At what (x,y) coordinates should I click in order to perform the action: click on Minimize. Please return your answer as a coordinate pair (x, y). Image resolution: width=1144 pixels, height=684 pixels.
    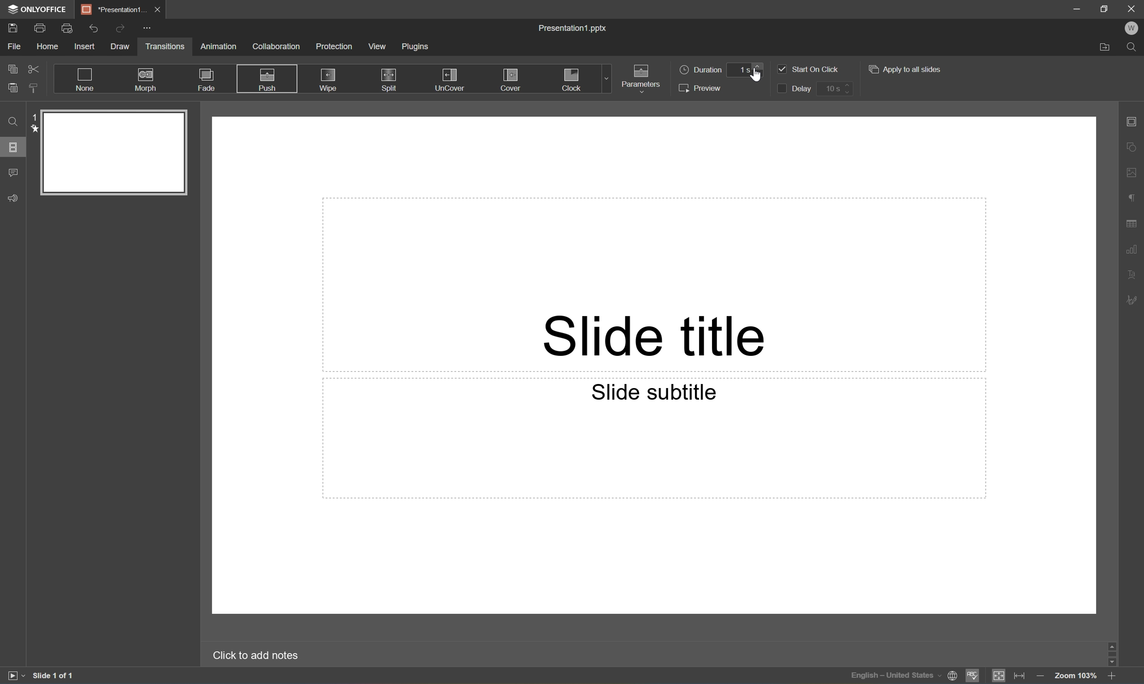
    Looking at the image, I should click on (1077, 7).